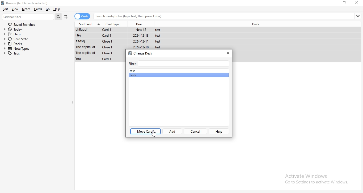 Image resolution: width=363 pixels, height=193 pixels. I want to click on Browse (0 of 6 cards selected), so click(29, 3).